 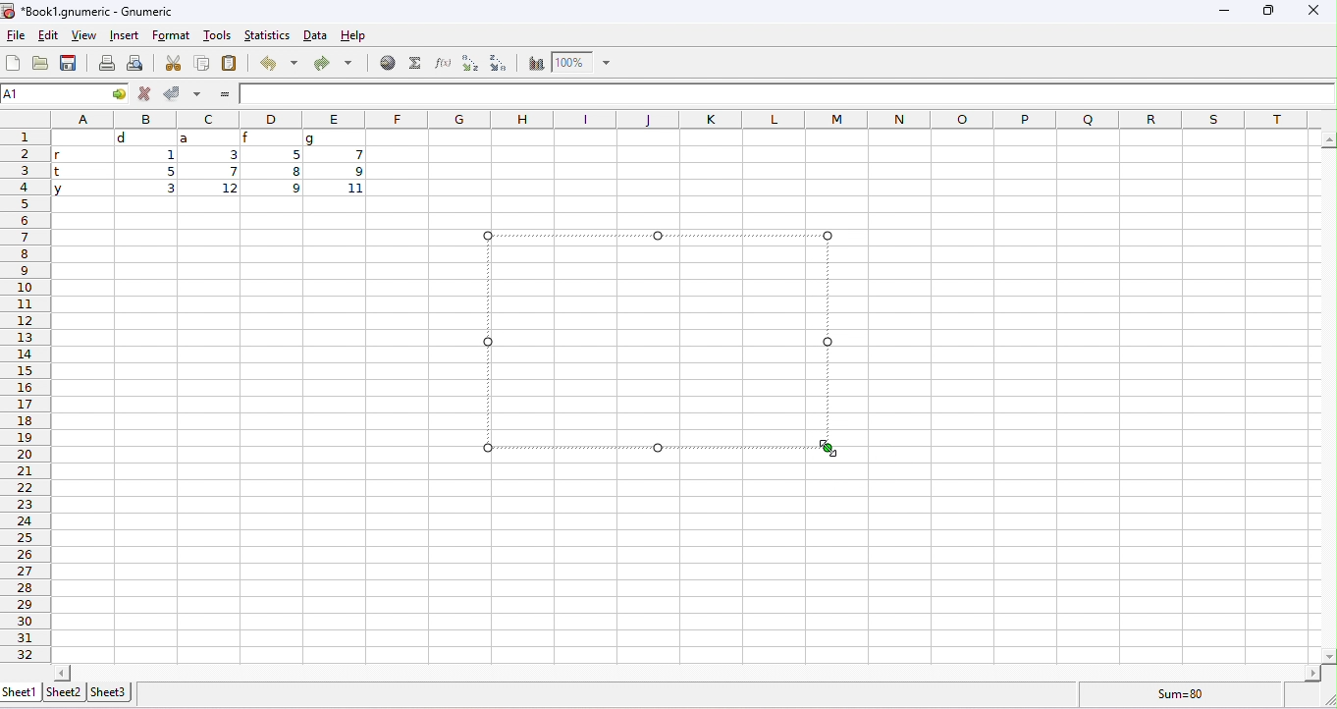 I want to click on row numbers, so click(x=24, y=398).